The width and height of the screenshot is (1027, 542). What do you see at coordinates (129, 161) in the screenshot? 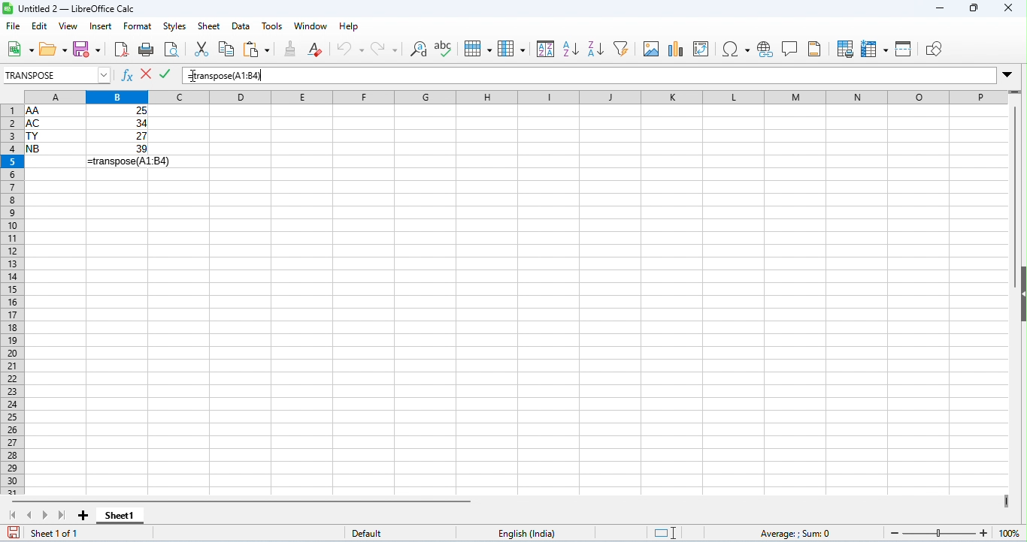
I see `formula for transpose appeared` at bounding box center [129, 161].